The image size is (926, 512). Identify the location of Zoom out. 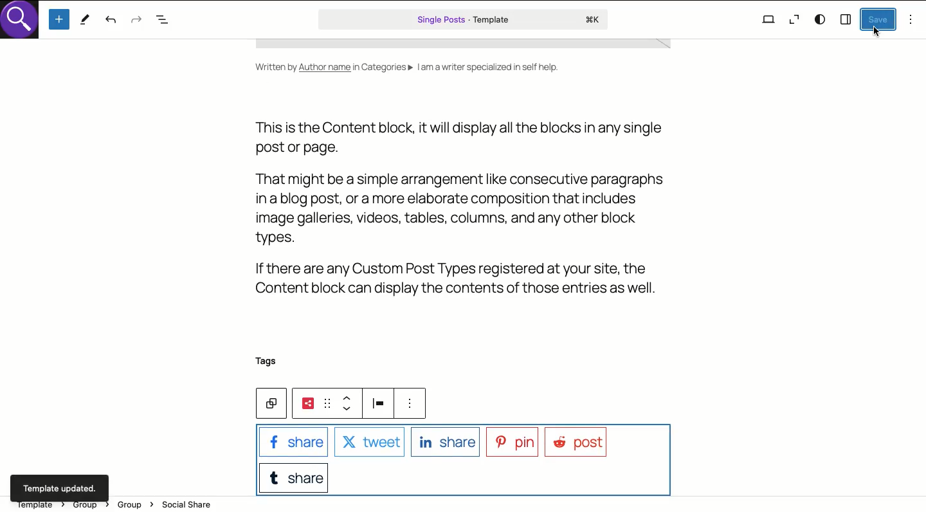
(793, 21).